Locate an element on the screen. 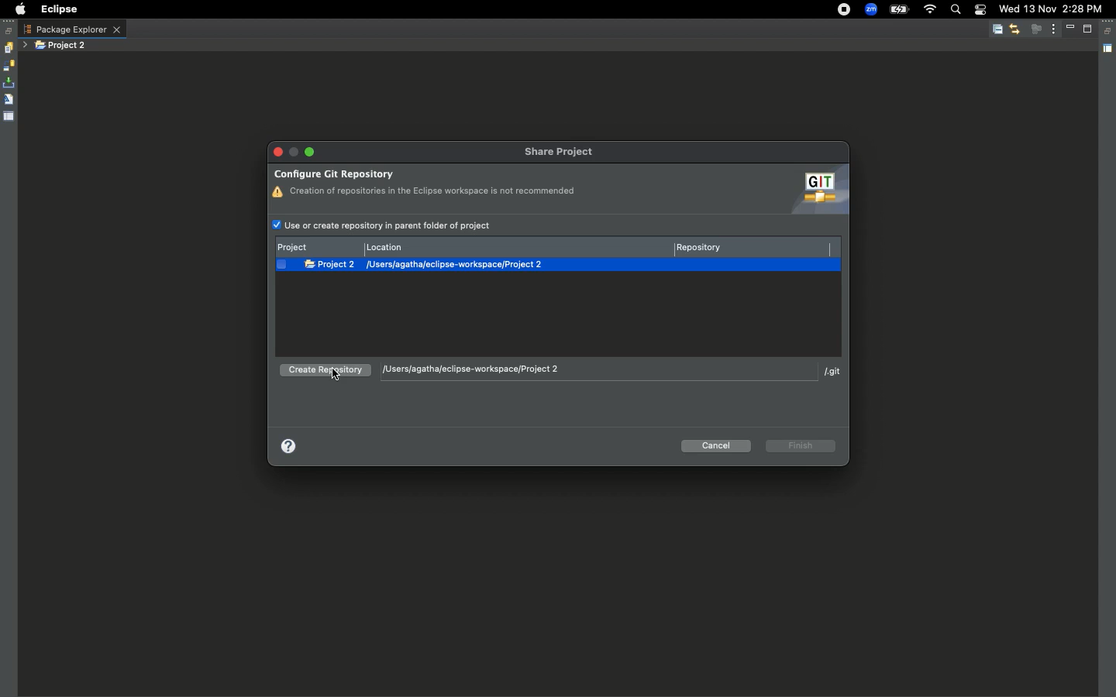 The height and width of the screenshot is (697, 1116). View menu is located at coordinates (1054, 28).